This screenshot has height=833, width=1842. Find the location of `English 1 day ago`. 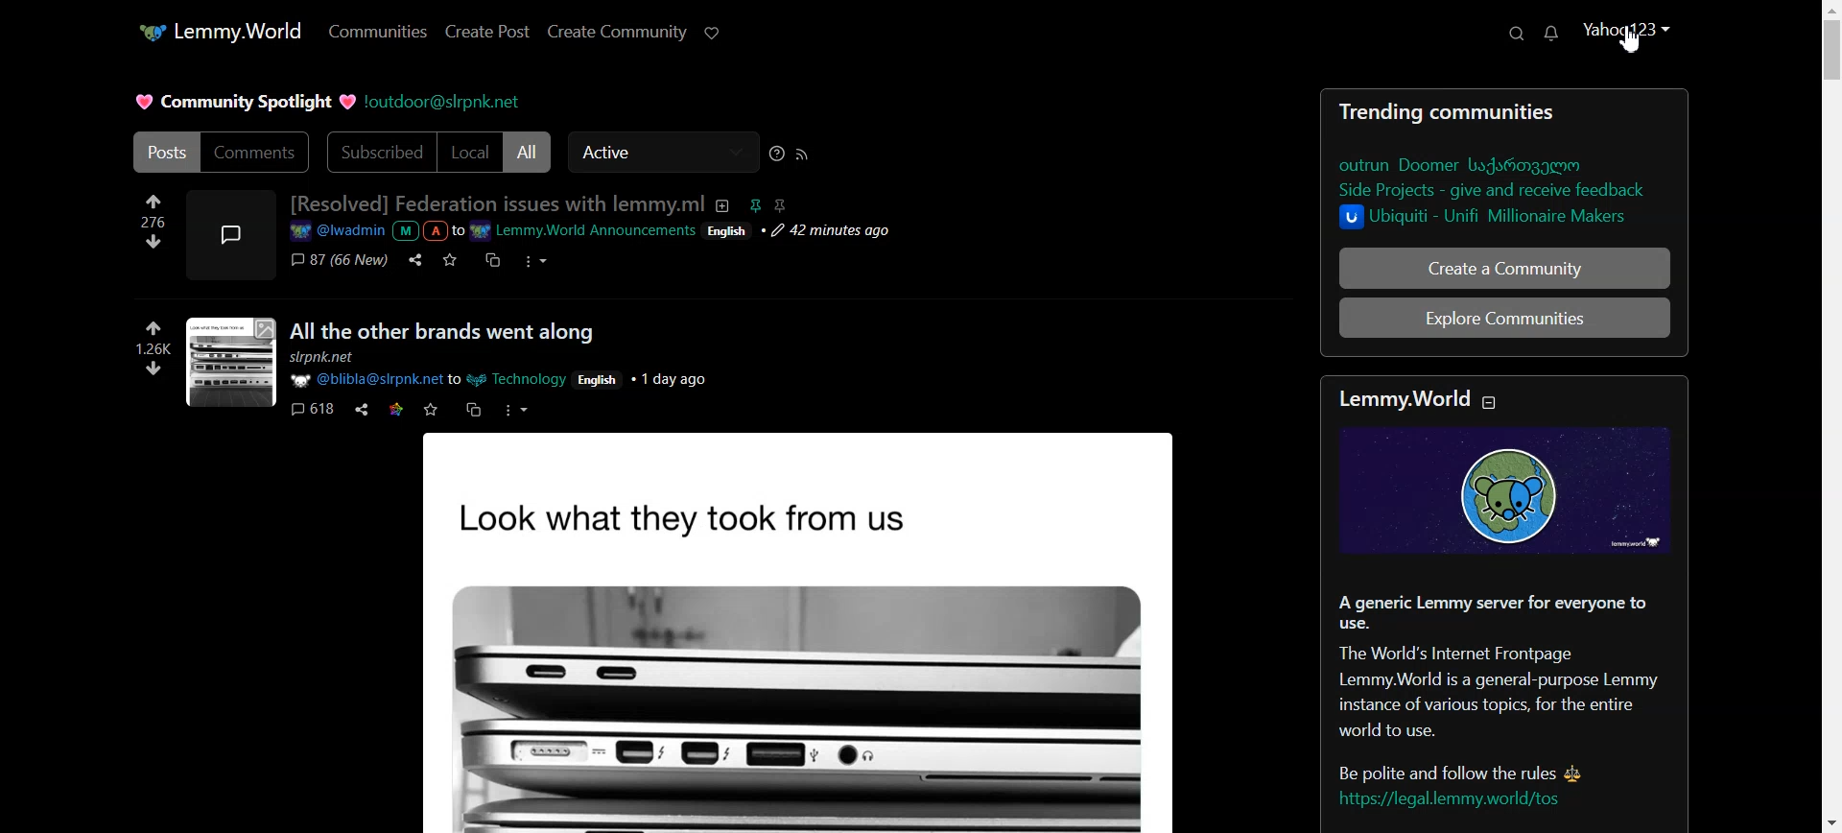

English 1 day ago is located at coordinates (644, 377).